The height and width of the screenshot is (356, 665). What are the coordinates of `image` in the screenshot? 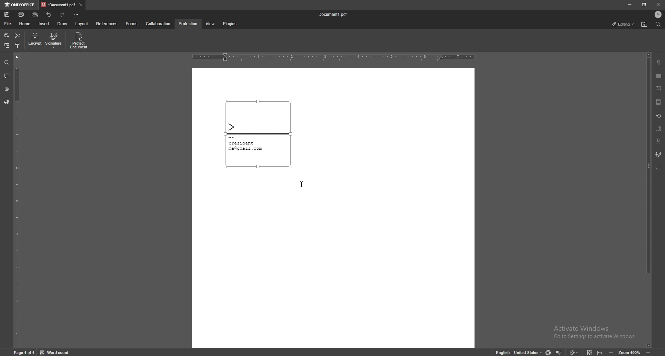 It's located at (659, 89).